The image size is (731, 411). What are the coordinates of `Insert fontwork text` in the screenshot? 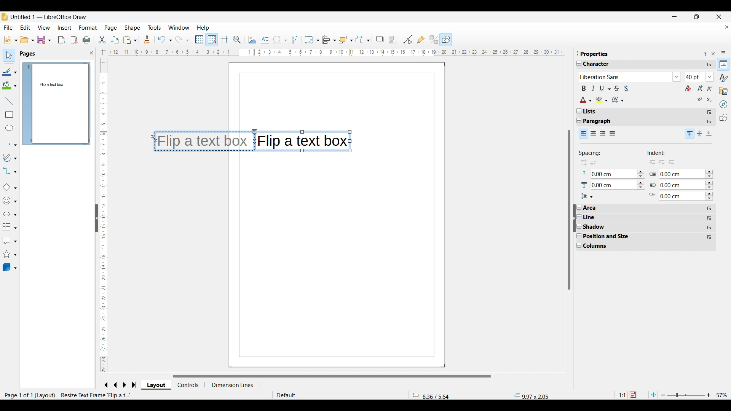 It's located at (295, 40).